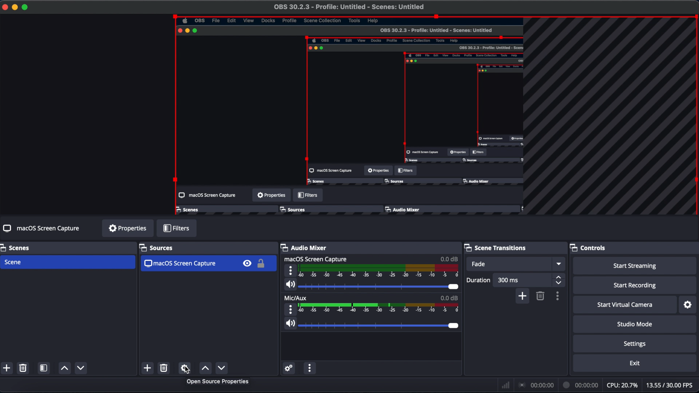  What do you see at coordinates (218, 381) in the screenshot?
I see `Open Source Properties` at bounding box center [218, 381].